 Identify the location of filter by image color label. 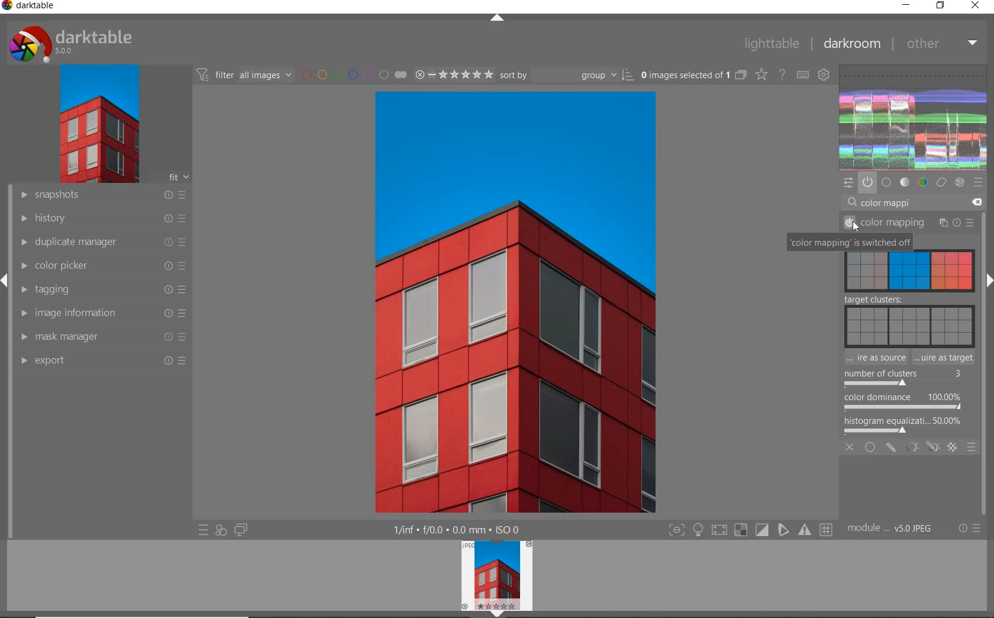
(352, 74).